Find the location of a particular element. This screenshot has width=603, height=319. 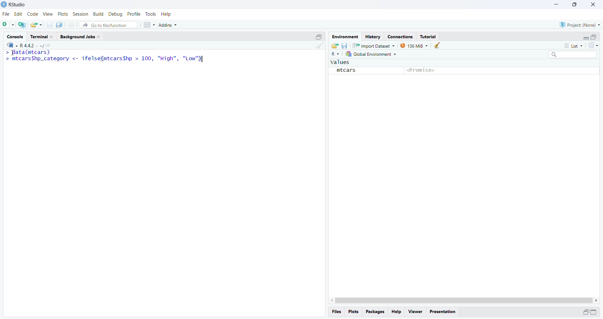

So TCSP ES Sh.
> mtcarsShp_category <- ifelse(mtcarsShp > 100, "High", "Low")| is located at coordinates (112, 57).